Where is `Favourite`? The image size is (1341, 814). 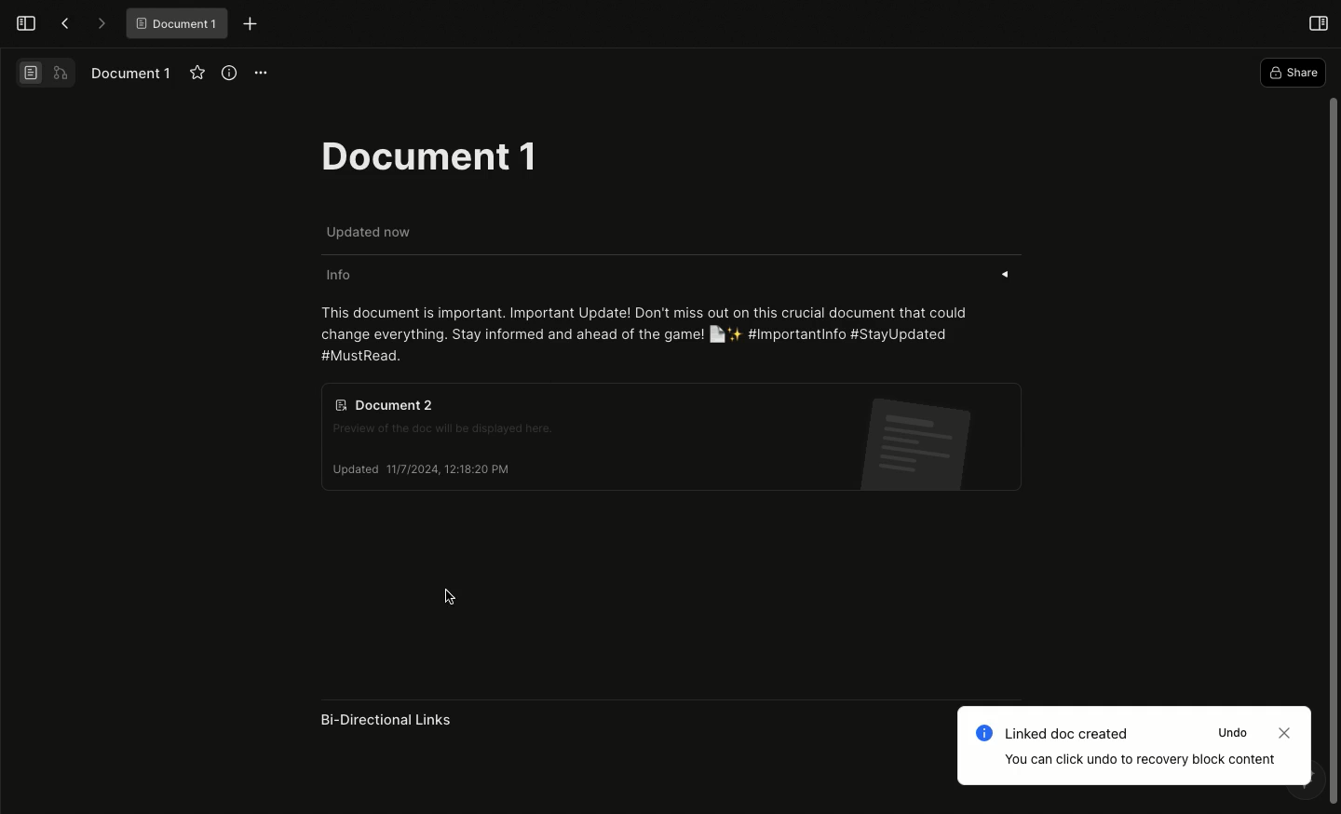 Favourite is located at coordinates (196, 73).